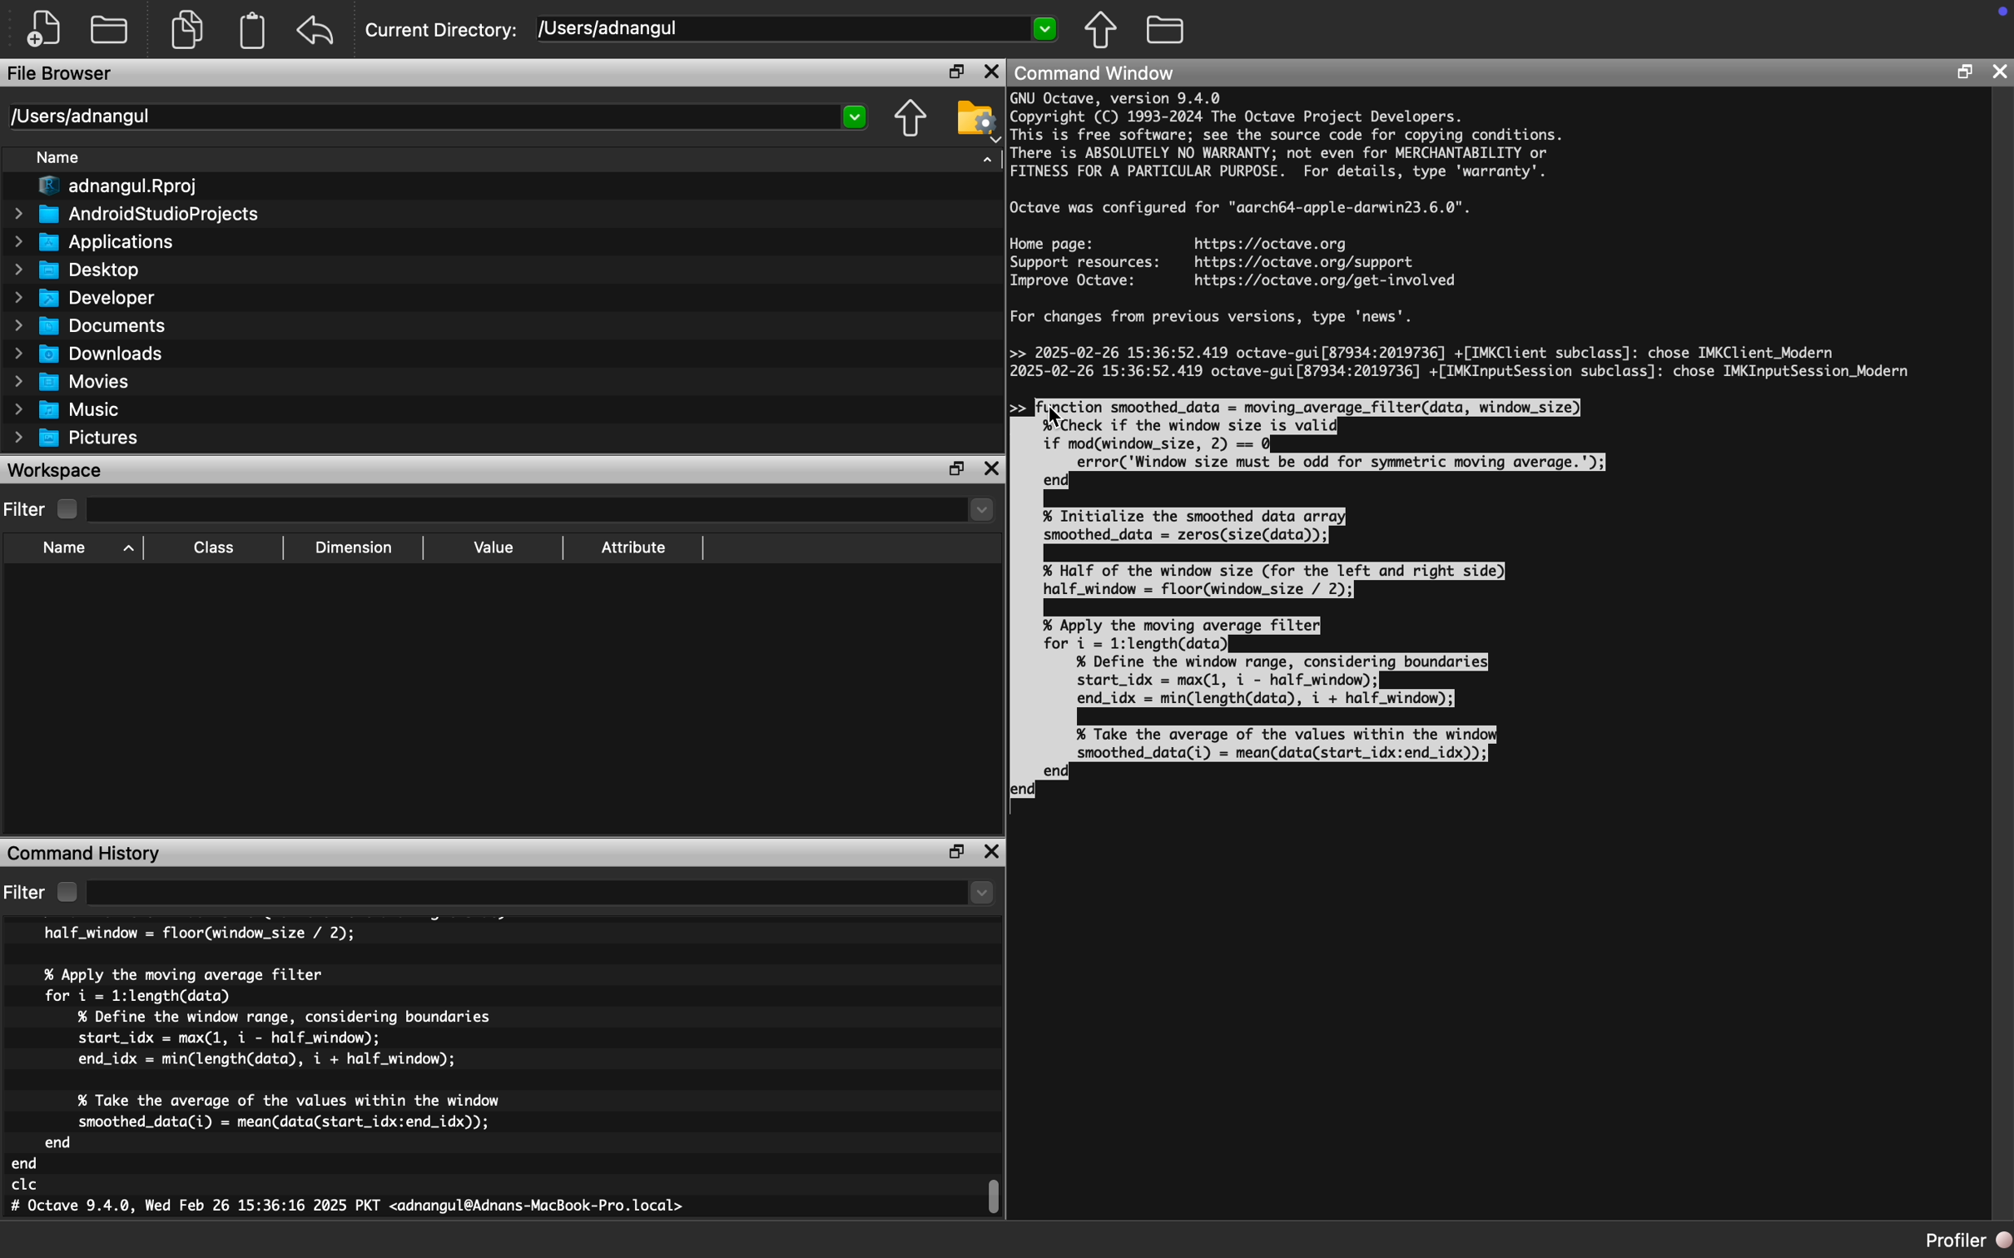  What do you see at coordinates (959, 853) in the screenshot?
I see `Restore Down` at bounding box center [959, 853].